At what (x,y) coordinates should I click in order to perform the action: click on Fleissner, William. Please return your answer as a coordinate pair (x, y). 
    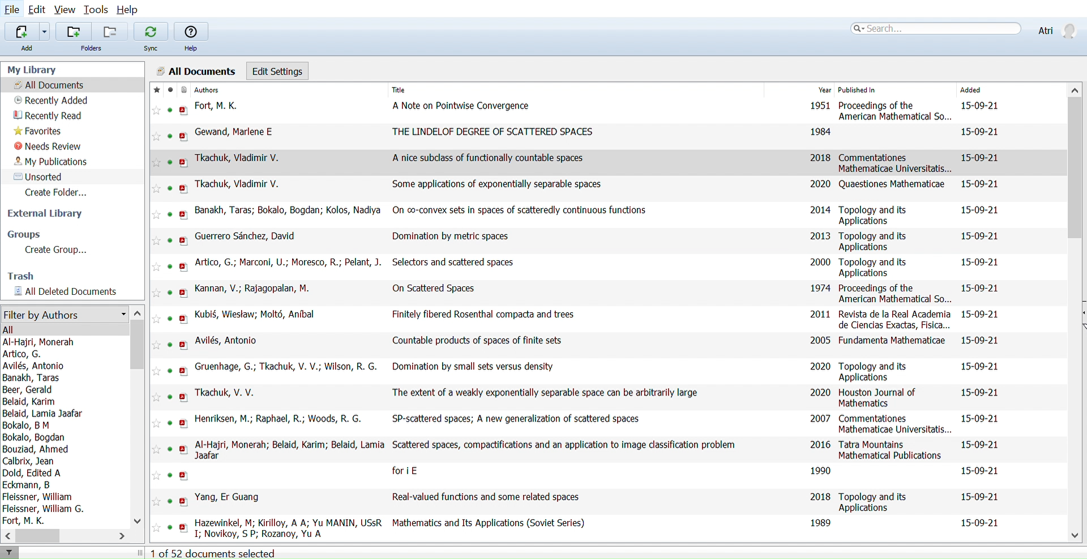
    Looking at the image, I should click on (38, 497).